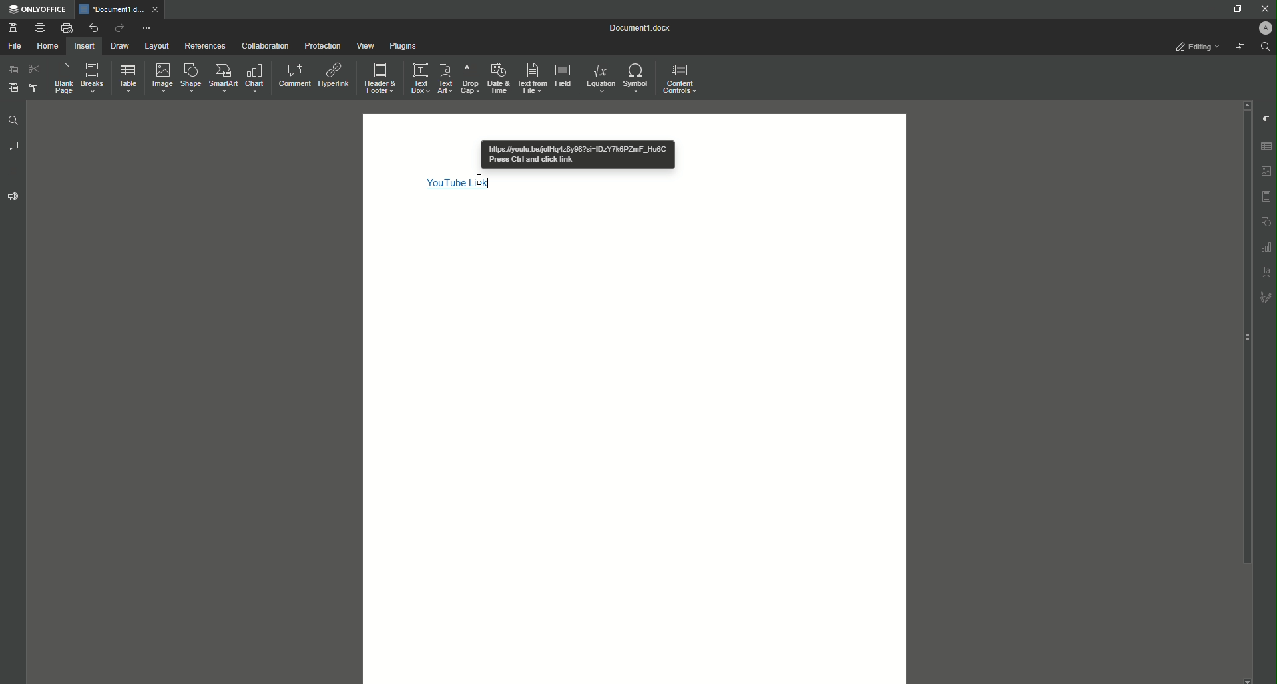  I want to click on References, so click(205, 46).